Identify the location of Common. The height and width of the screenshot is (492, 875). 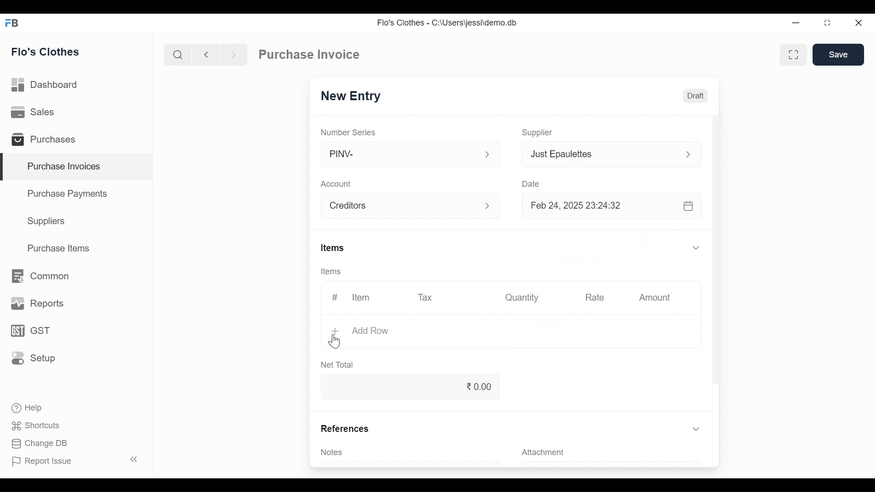
(42, 276).